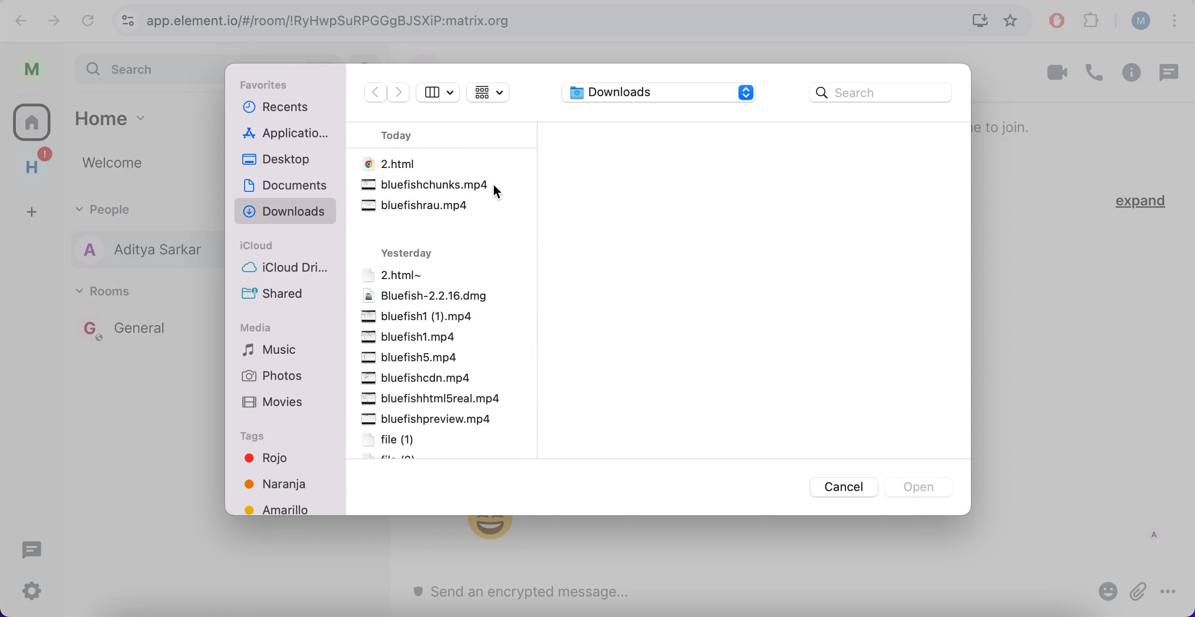 This screenshot has height=617, width=1195. Describe the element at coordinates (283, 159) in the screenshot. I see `desktop` at that location.